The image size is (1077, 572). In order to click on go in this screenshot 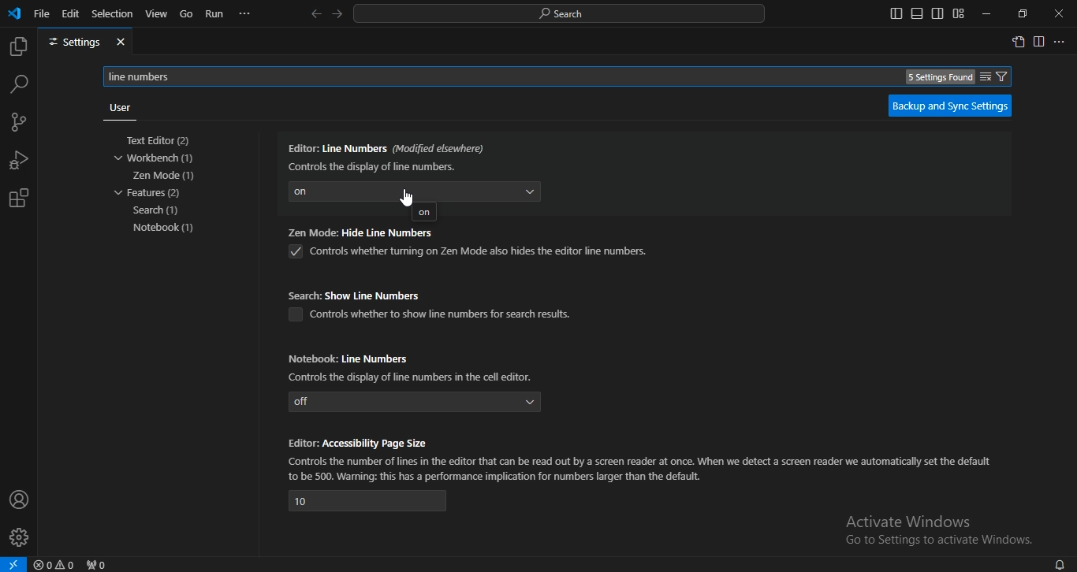, I will do `click(187, 15)`.